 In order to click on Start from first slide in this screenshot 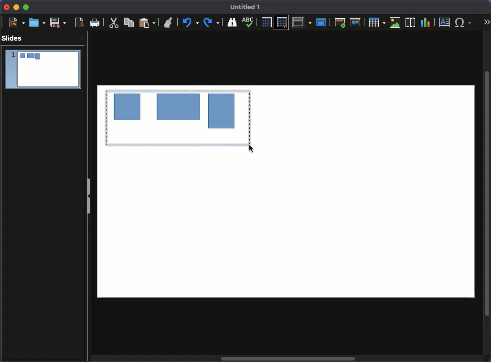, I will do `click(340, 22)`.